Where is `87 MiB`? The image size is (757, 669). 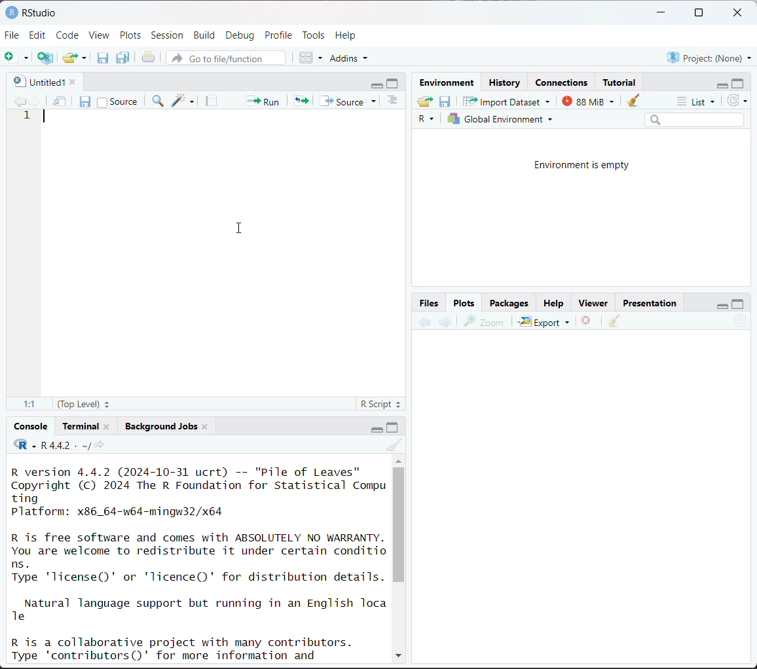 87 MiB is located at coordinates (587, 100).